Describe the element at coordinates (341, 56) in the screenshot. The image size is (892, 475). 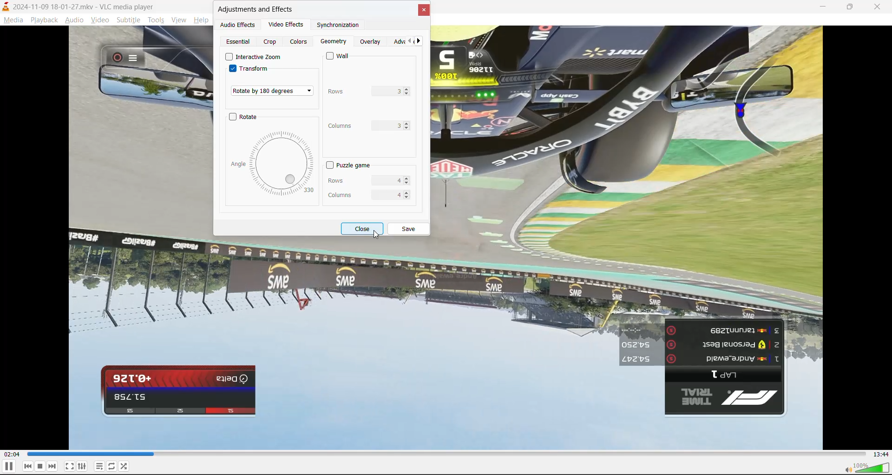
I see `wall` at that location.